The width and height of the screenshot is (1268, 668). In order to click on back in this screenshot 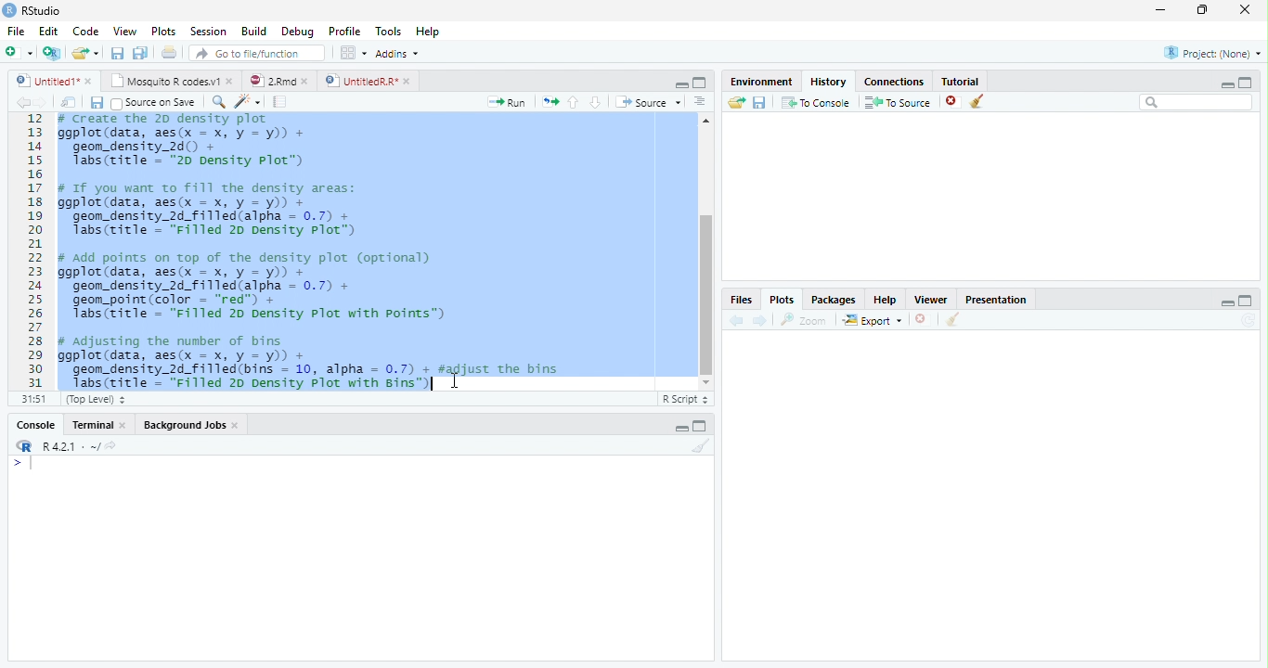, I will do `click(733, 320)`.